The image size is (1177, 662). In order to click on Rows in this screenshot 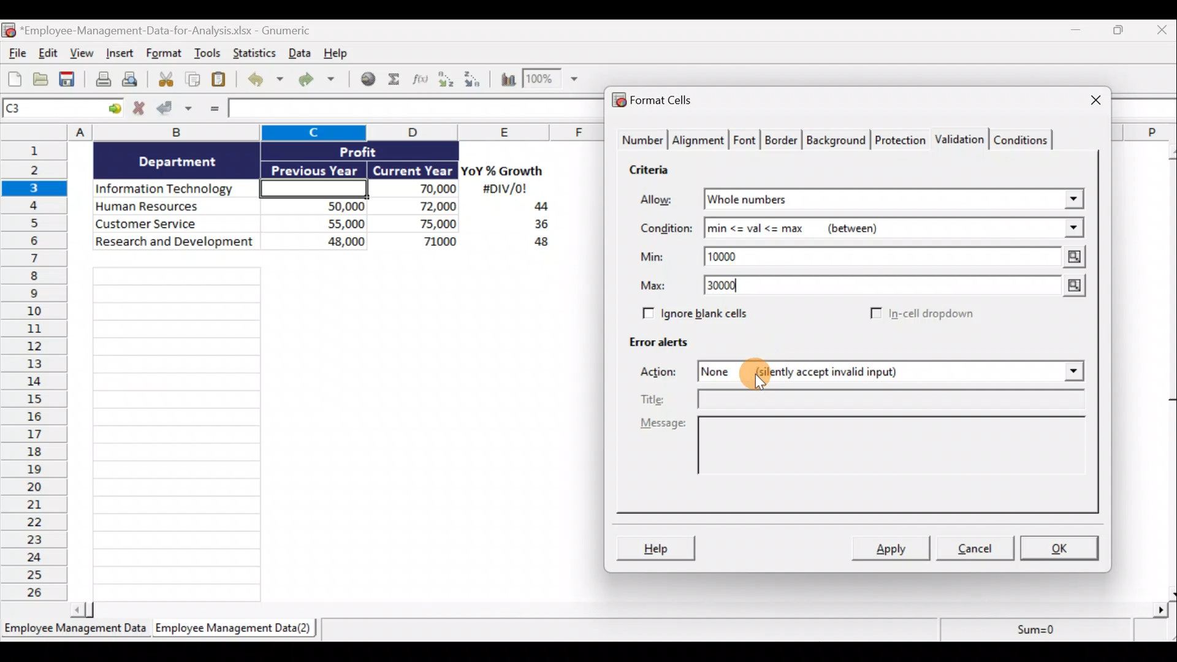, I will do `click(38, 373)`.